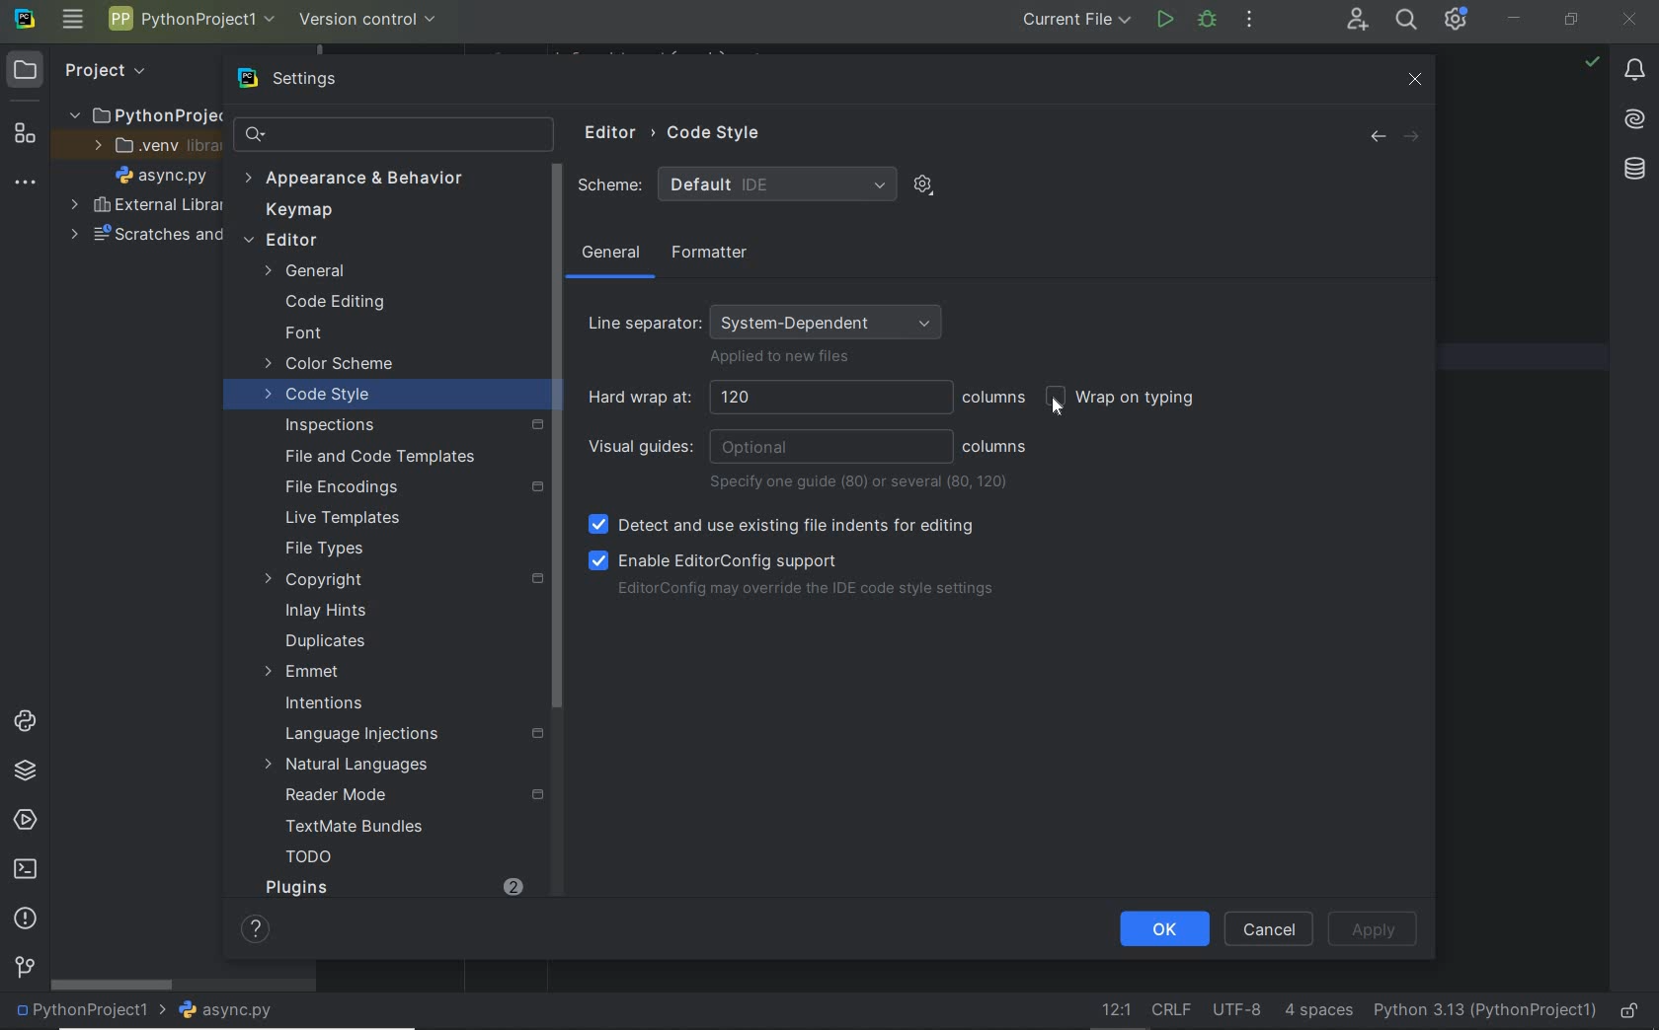  I want to click on current file, so click(1076, 21).